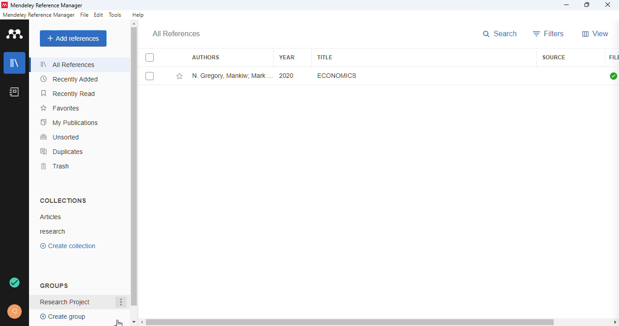 This screenshot has height=326, width=619. I want to click on close, so click(609, 5).